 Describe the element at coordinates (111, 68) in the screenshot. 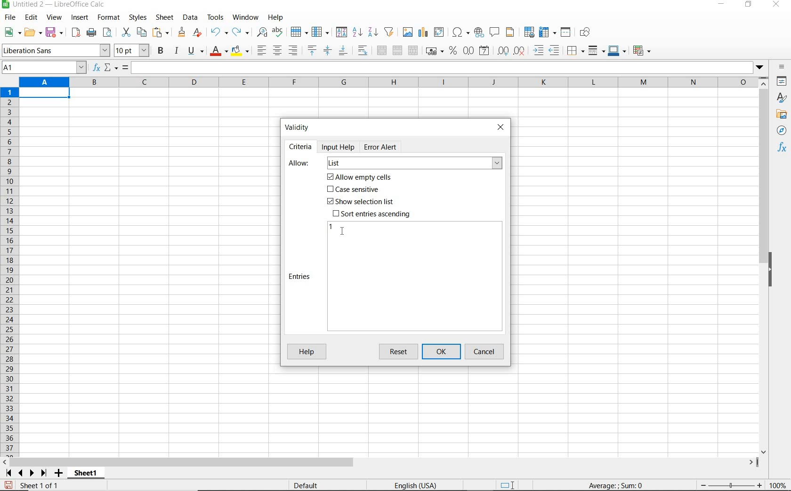

I see `select function` at that location.